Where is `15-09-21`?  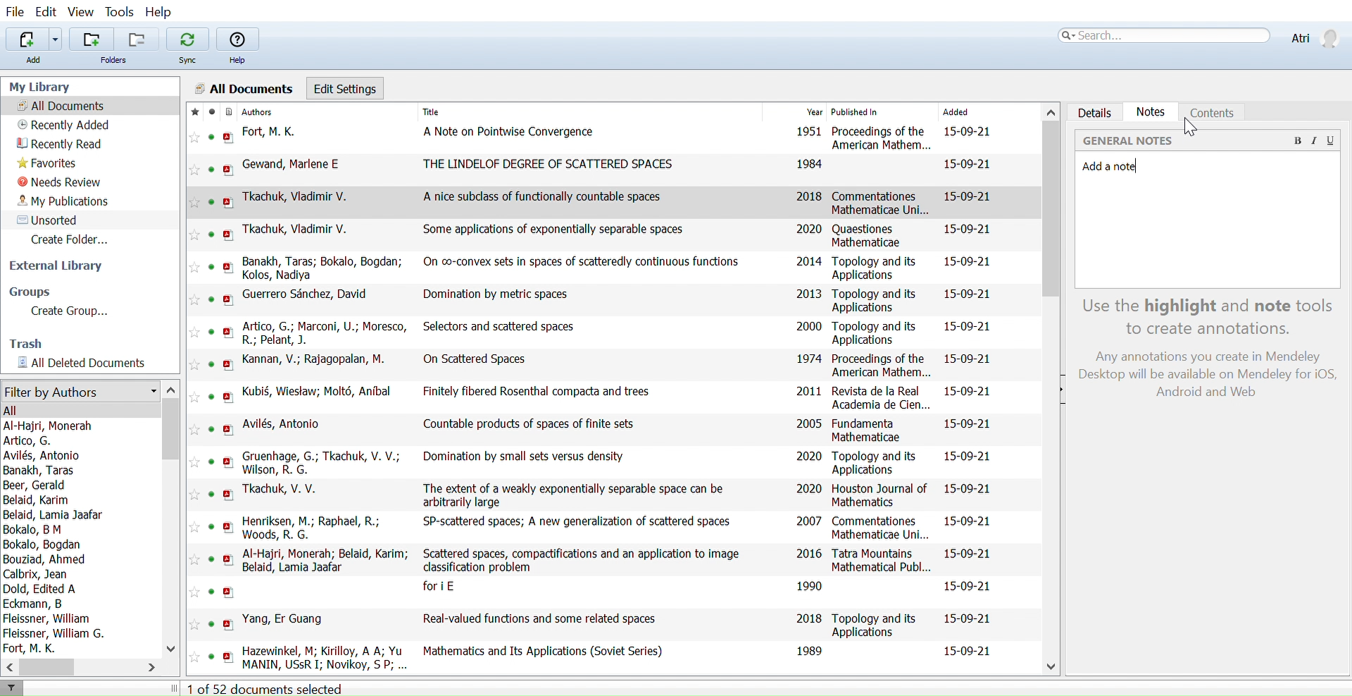
15-09-21 is located at coordinates (967, 325).